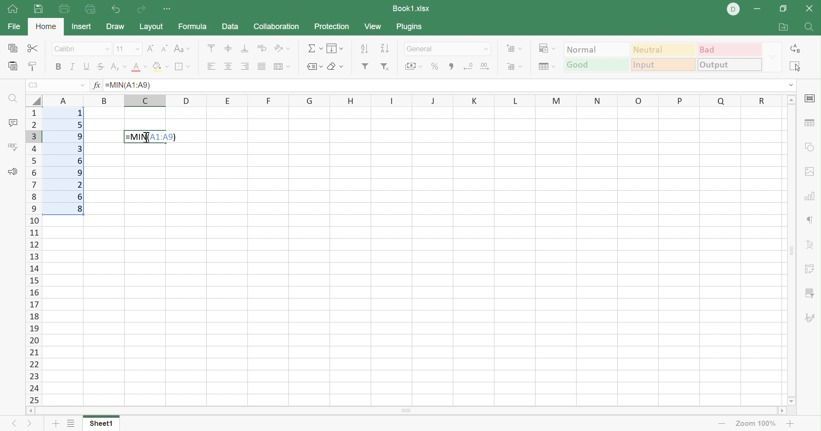  What do you see at coordinates (810, 28) in the screenshot?
I see `Find` at bounding box center [810, 28].